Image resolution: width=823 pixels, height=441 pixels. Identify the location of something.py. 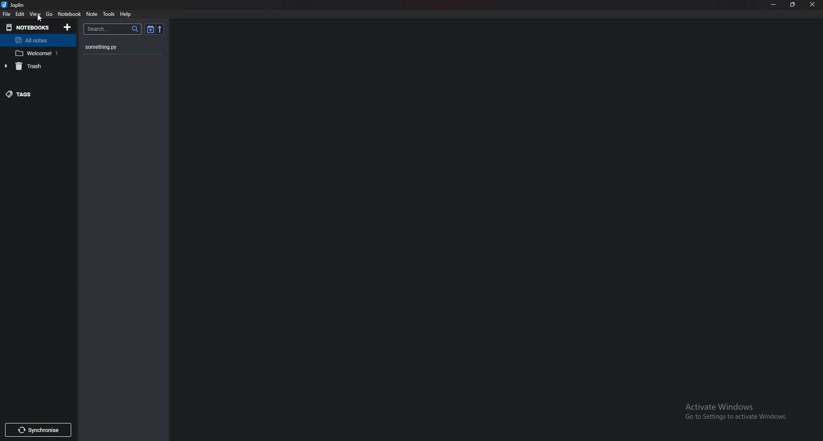
(114, 47).